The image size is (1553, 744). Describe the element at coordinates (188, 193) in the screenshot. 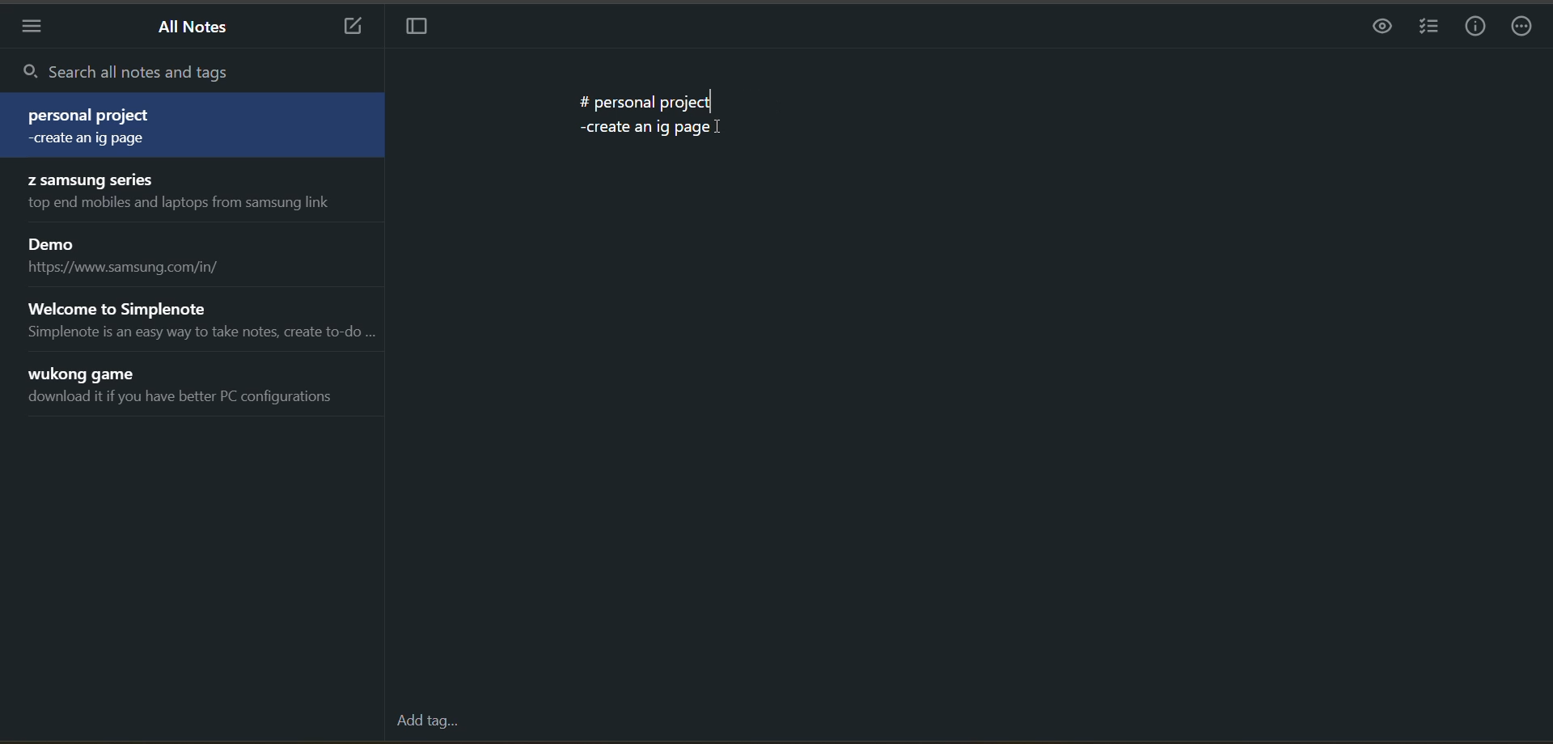

I see `note title and preview` at that location.